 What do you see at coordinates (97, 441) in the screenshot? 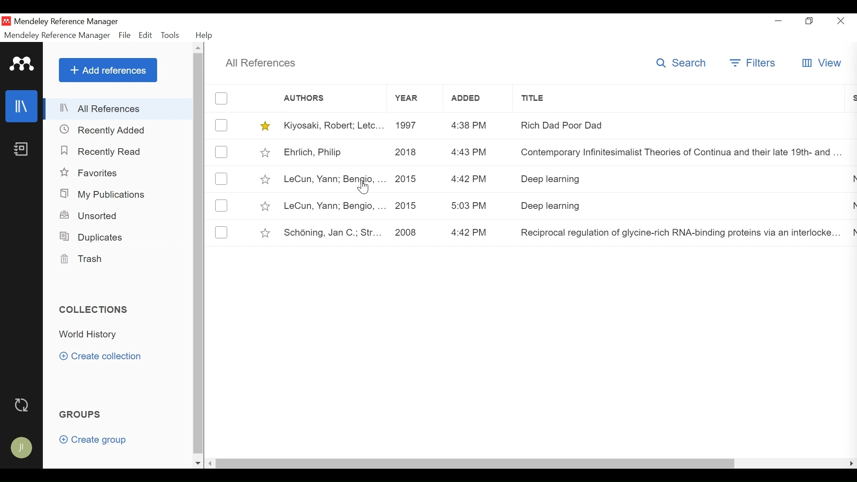
I see `Create group` at bounding box center [97, 441].